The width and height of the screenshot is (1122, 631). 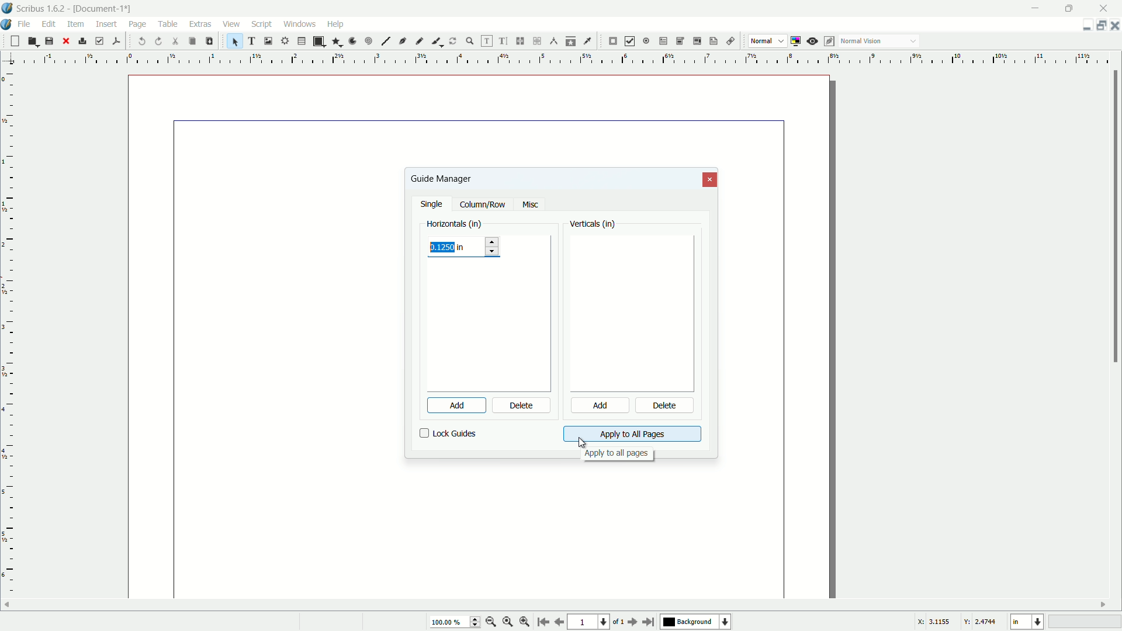 What do you see at coordinates (862, 41) in the screenshot?
I see `normal vision` at bounding box center [862, 41].